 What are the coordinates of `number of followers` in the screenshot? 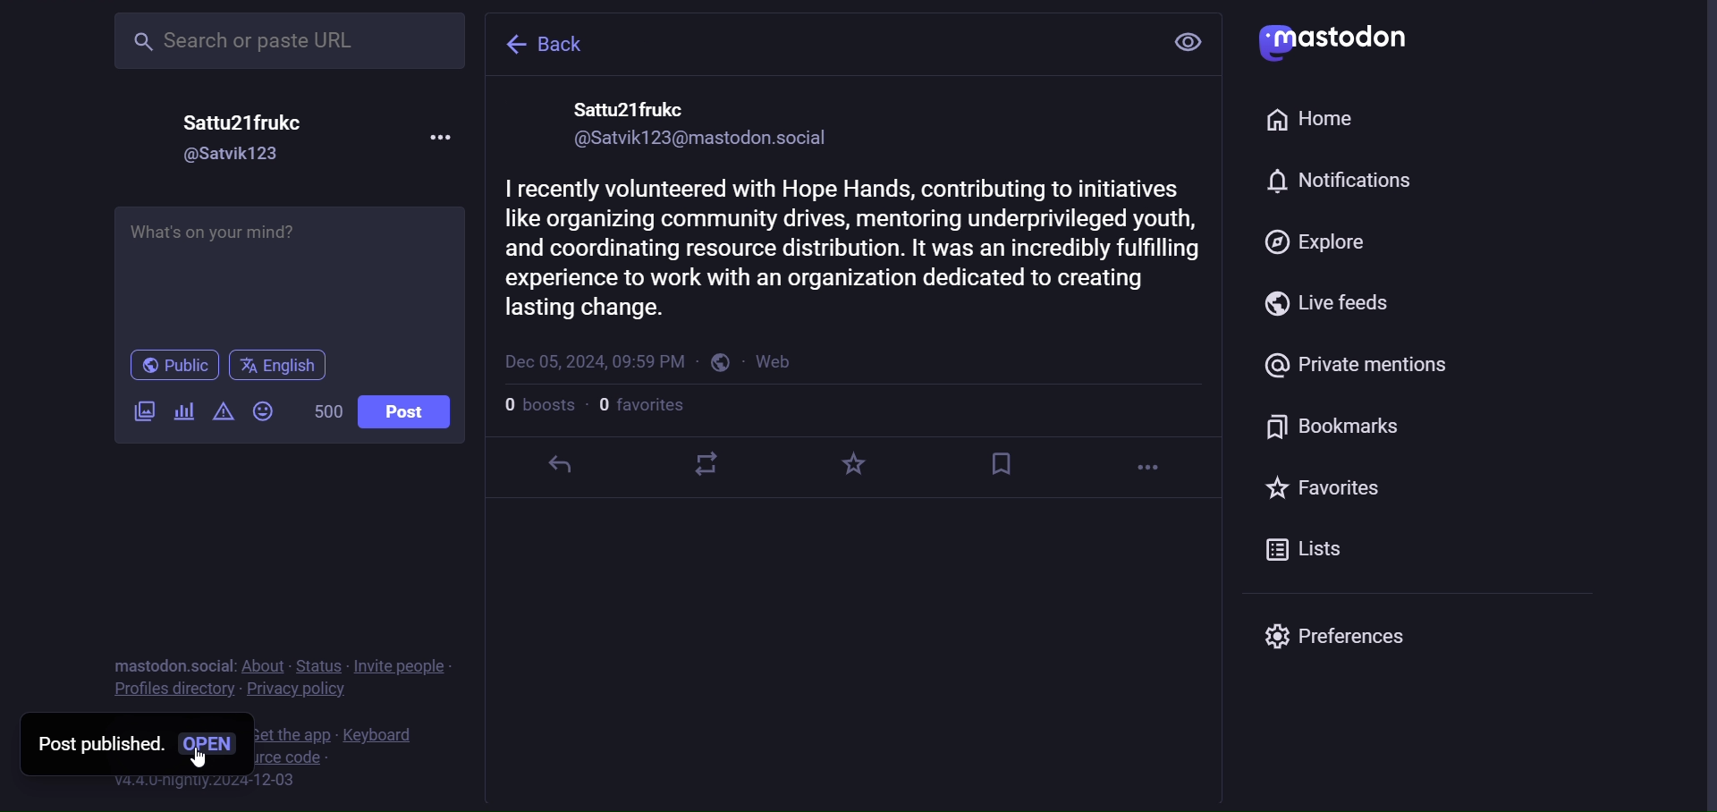 It's located at (639, 407).